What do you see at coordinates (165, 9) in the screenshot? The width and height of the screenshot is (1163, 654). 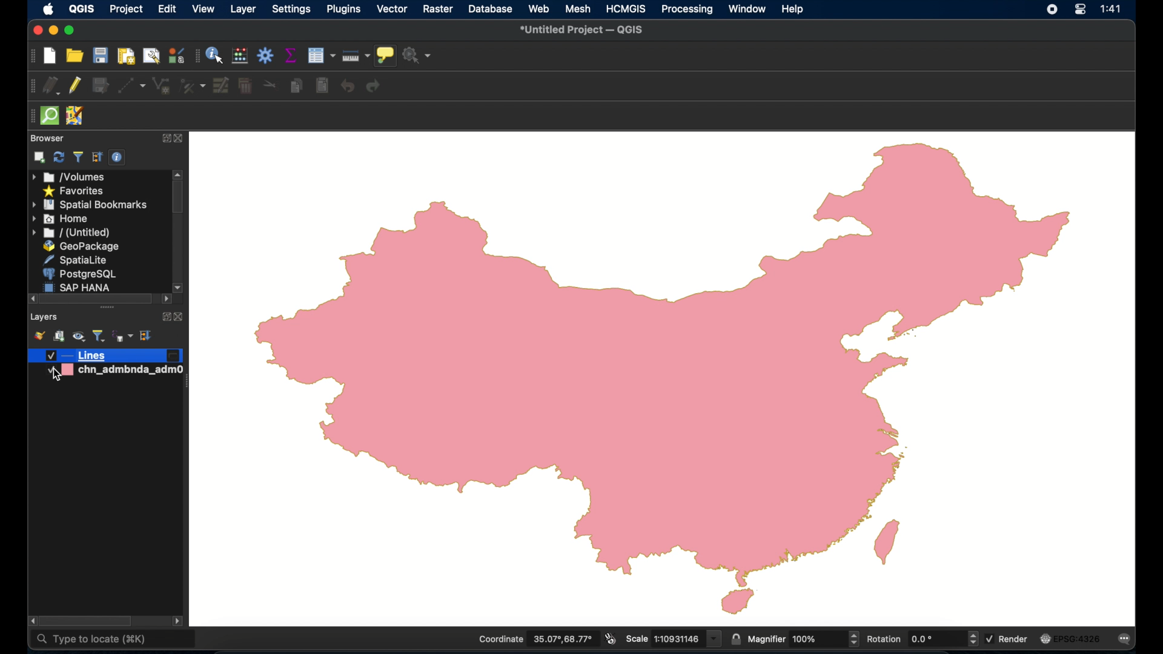 I see `edit` at bounding box center [165, 9].